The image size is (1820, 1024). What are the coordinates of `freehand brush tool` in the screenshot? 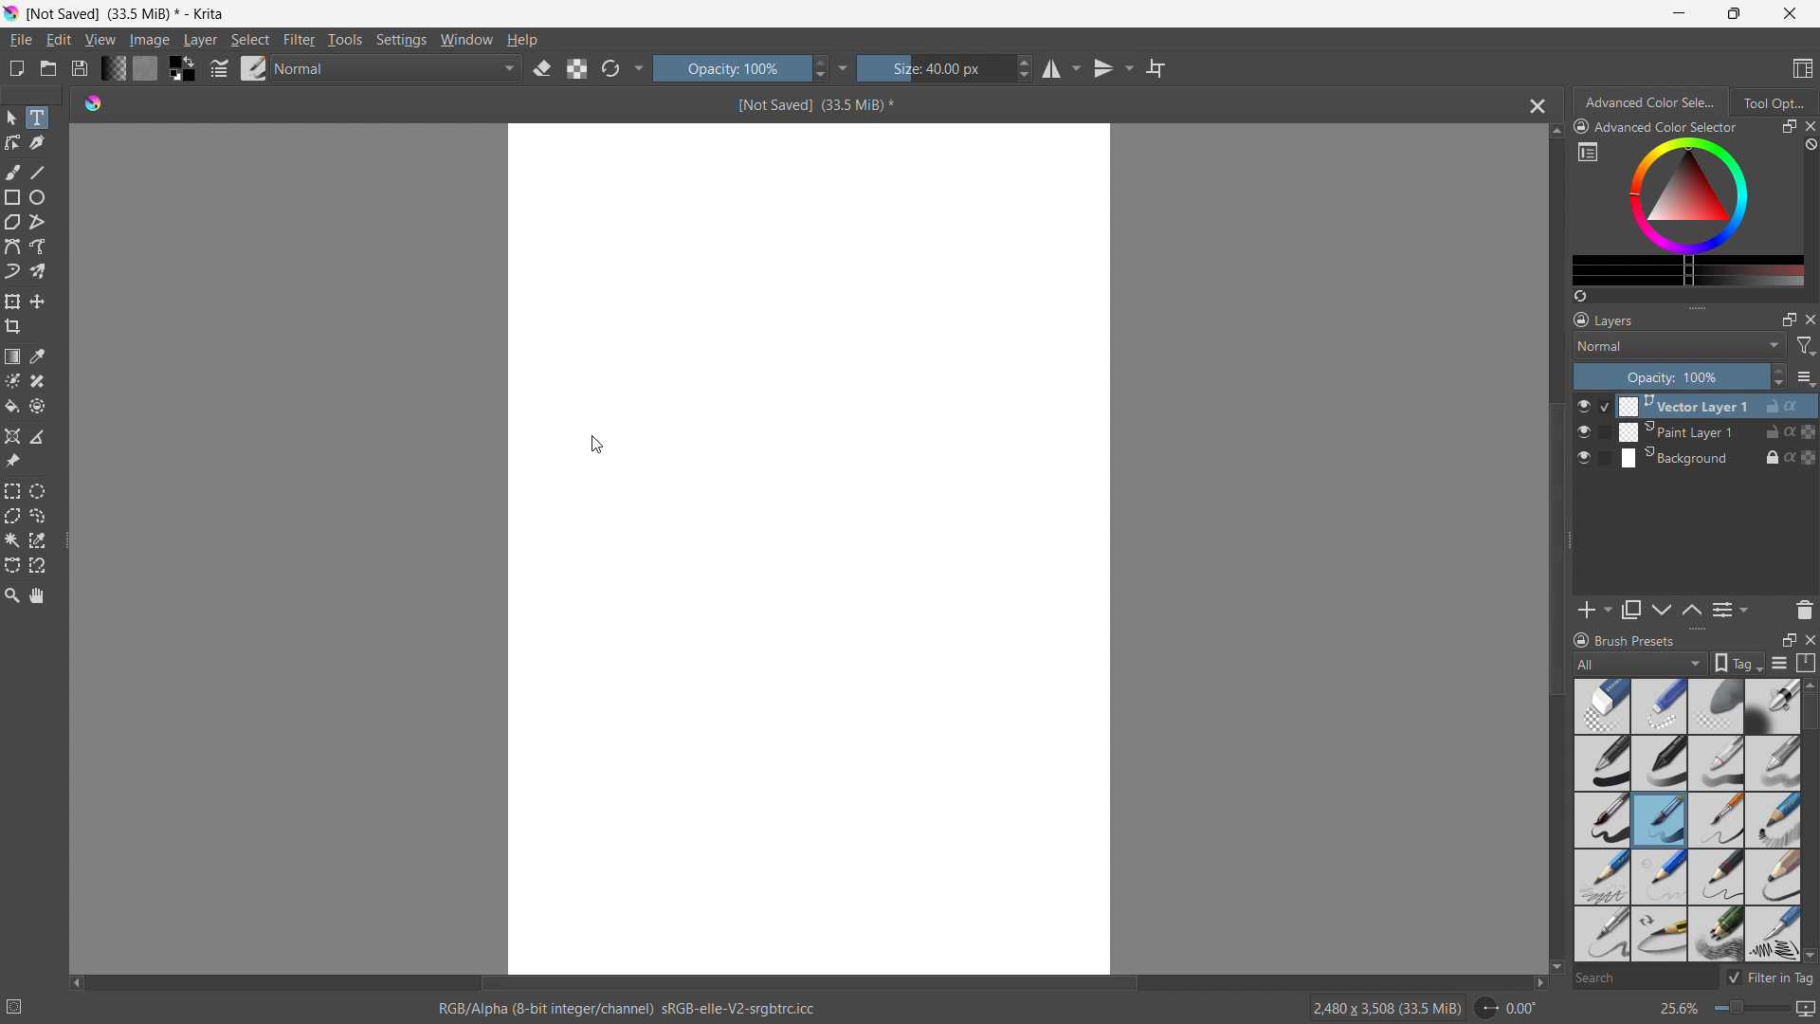 It's located at (14, 172).